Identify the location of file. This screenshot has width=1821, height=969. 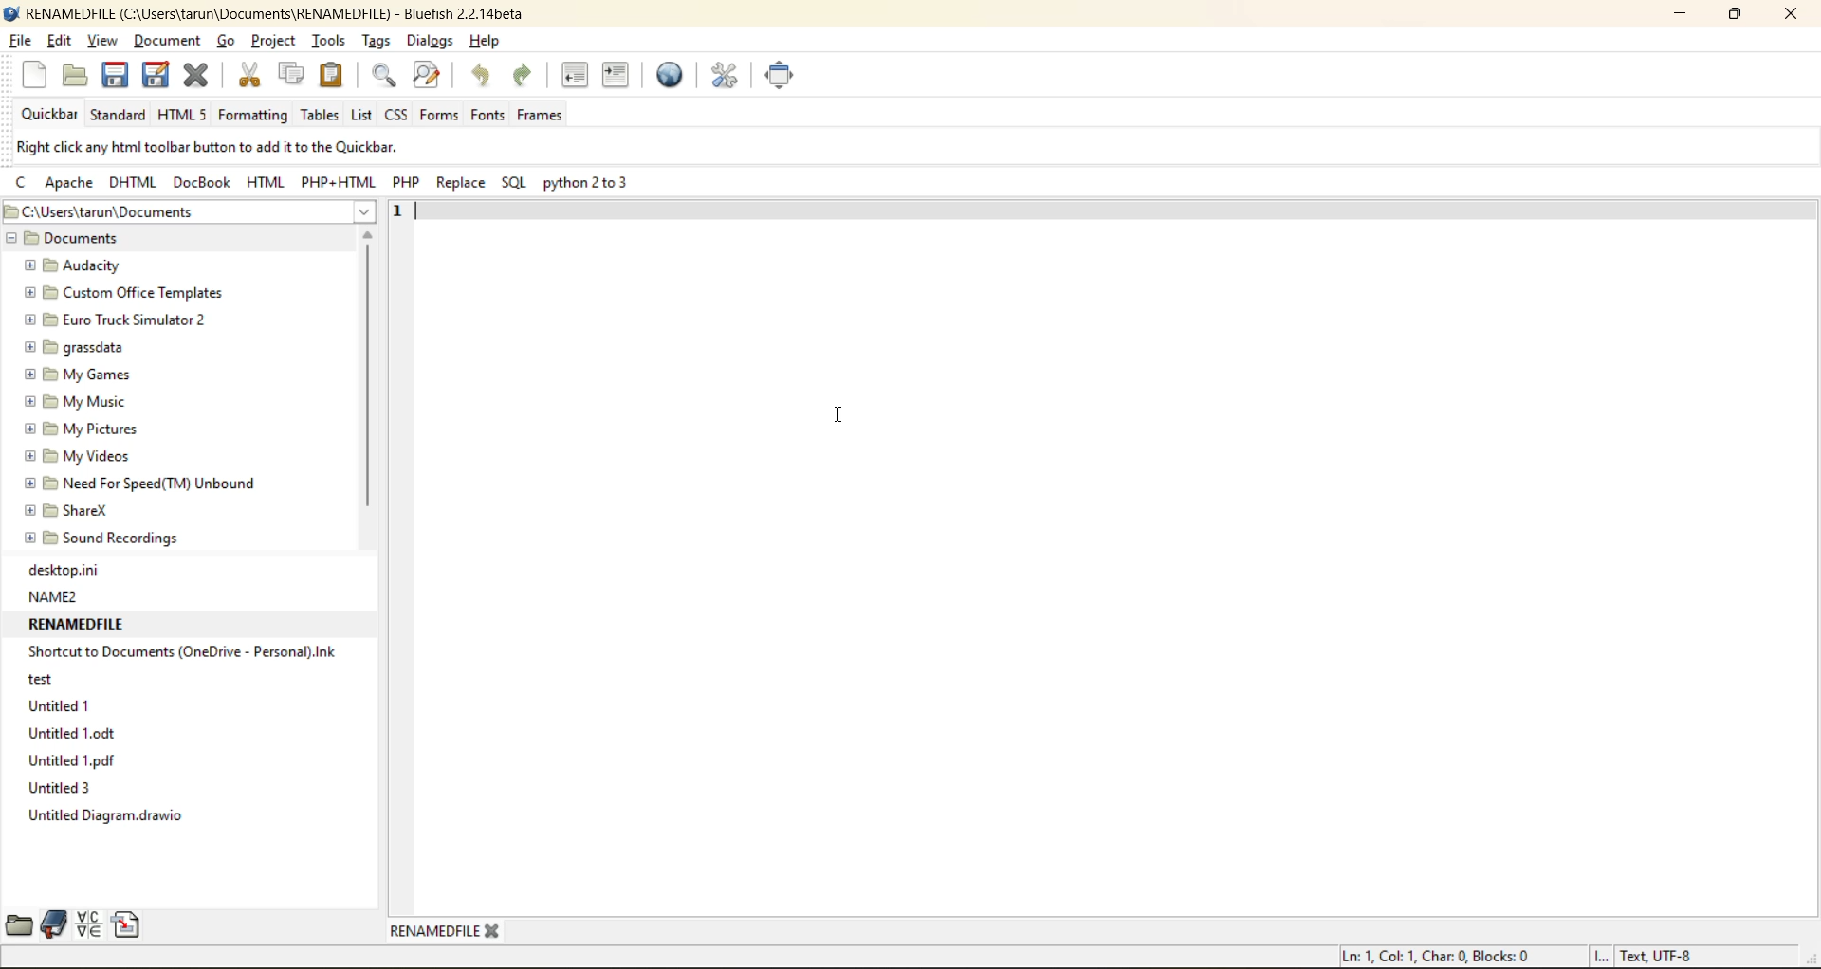
(24, 45).